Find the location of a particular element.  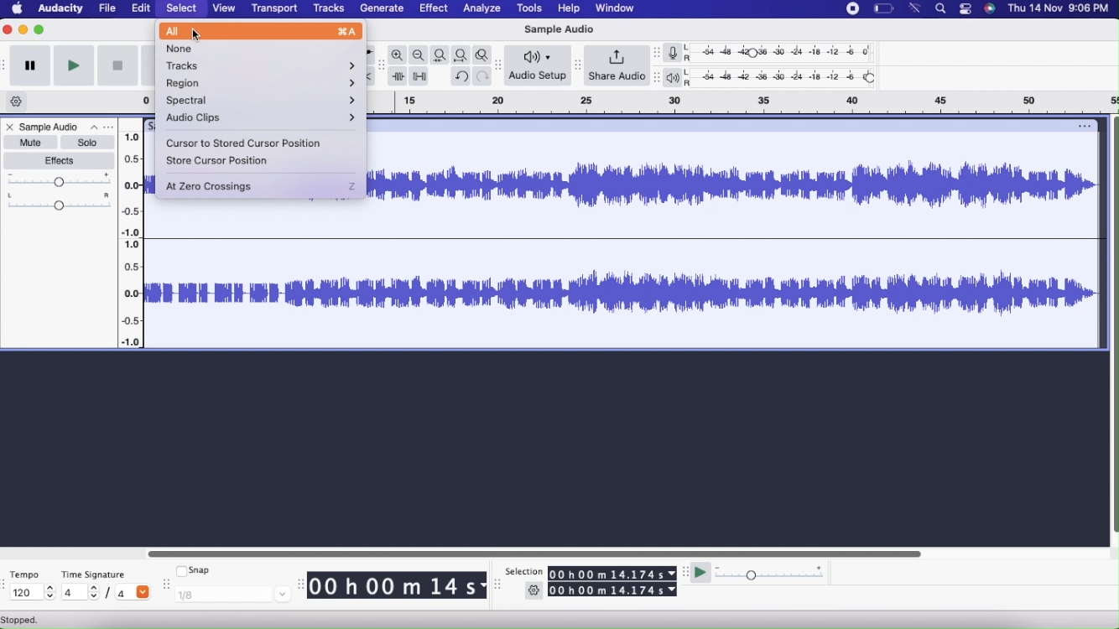

Select is located at coordinates (184, 9).